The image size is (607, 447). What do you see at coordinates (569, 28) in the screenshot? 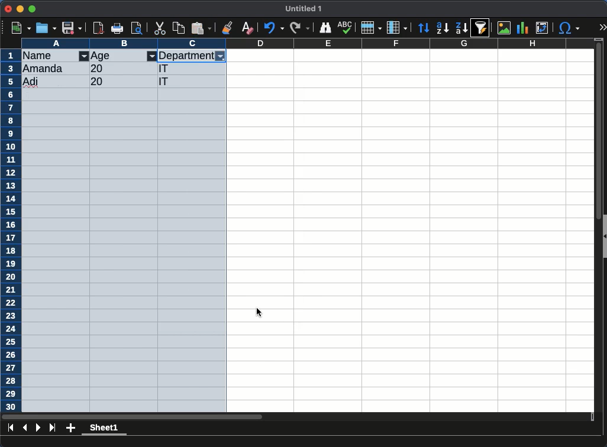
I see `special character` at bounding box center [569, 28].